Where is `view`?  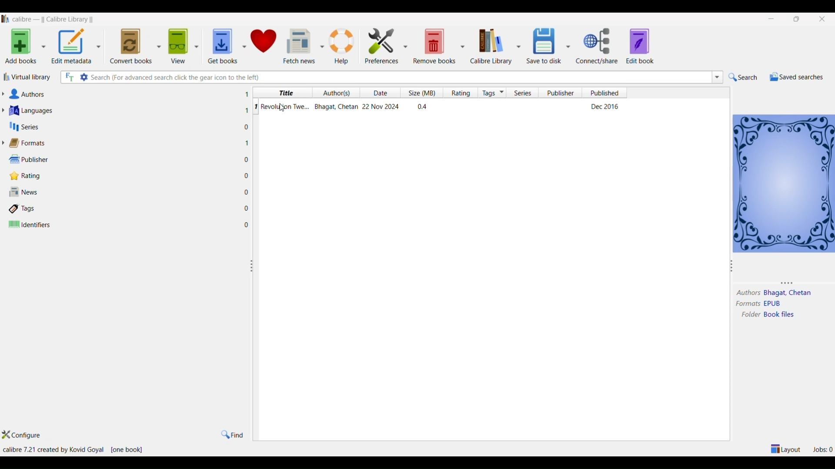 view is located at coordinates (177, 43).